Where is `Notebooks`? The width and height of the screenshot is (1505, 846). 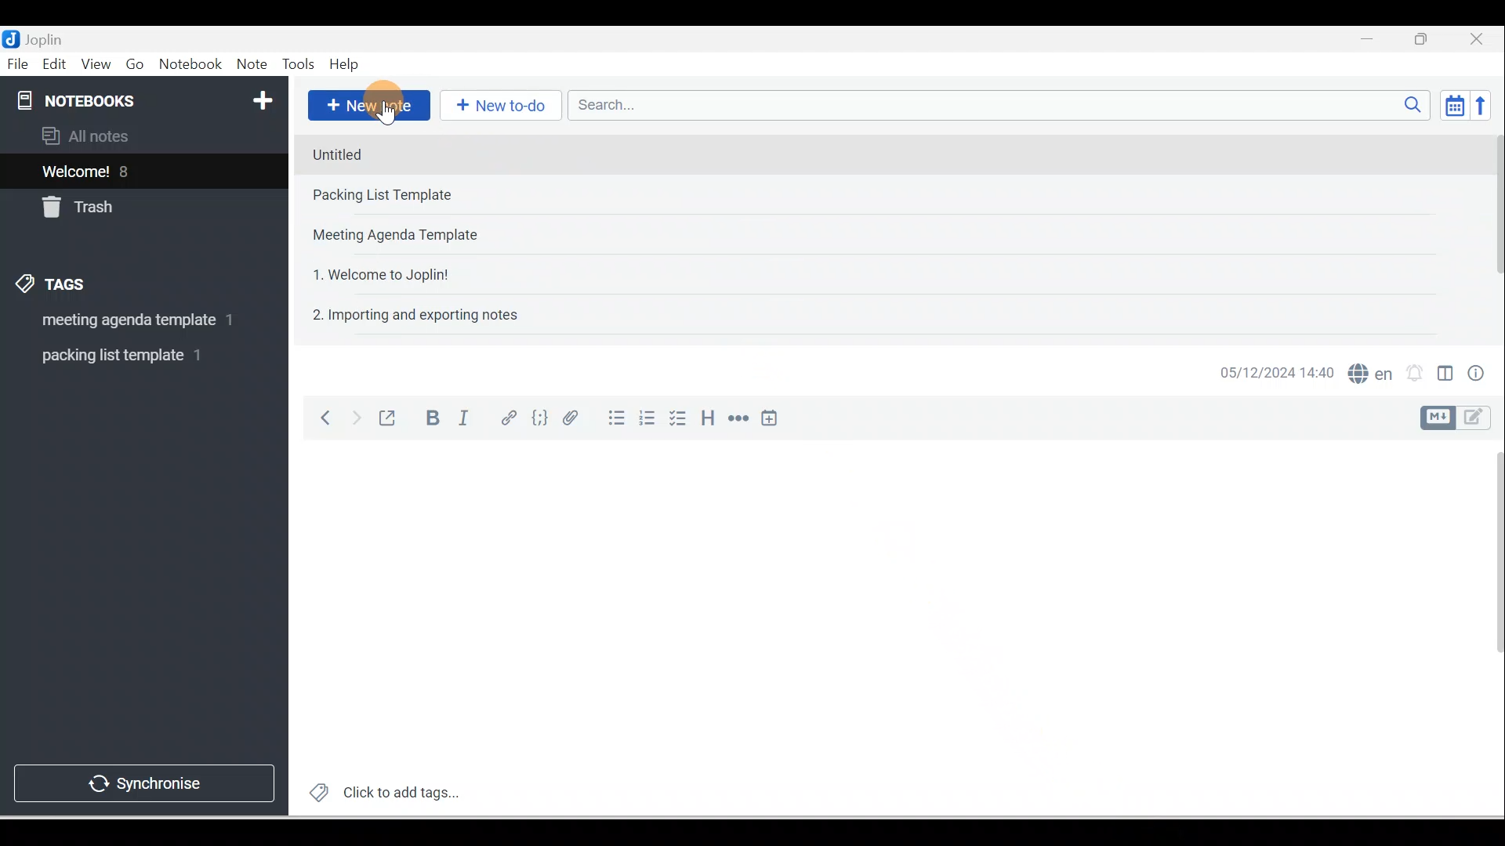
Notebooks is located at coordinates (147, 97).